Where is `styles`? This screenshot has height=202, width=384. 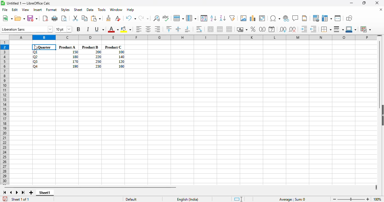 styles is located at coordinates (65, 10).